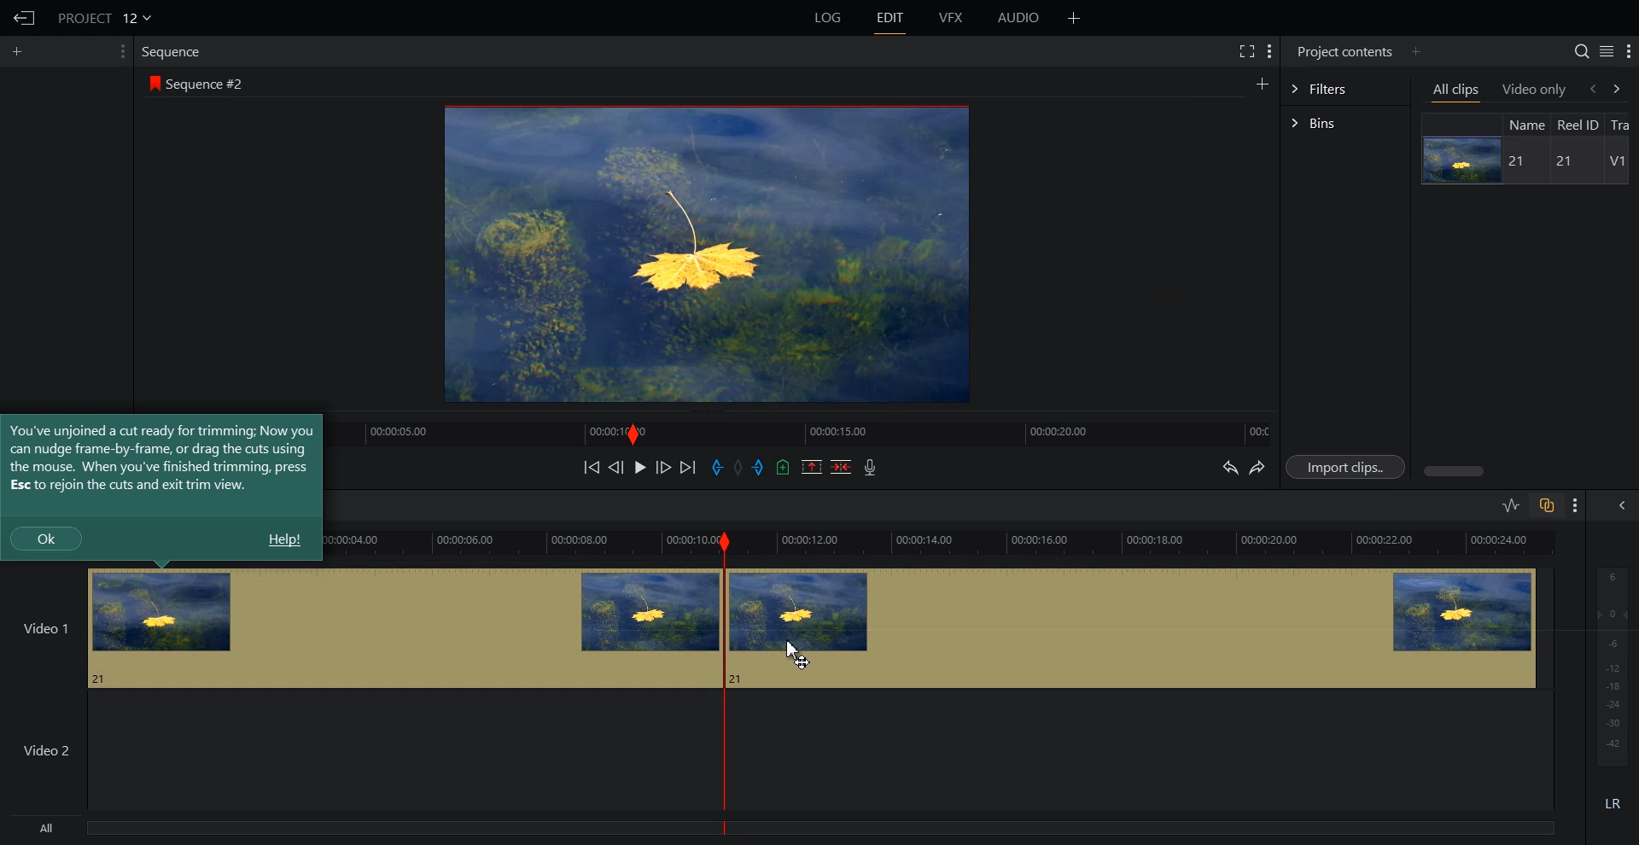 This screenshot has width=1639, height=845. Describe the element at coordinates (1560, 161) in the screenshot. I see `21` at that location.